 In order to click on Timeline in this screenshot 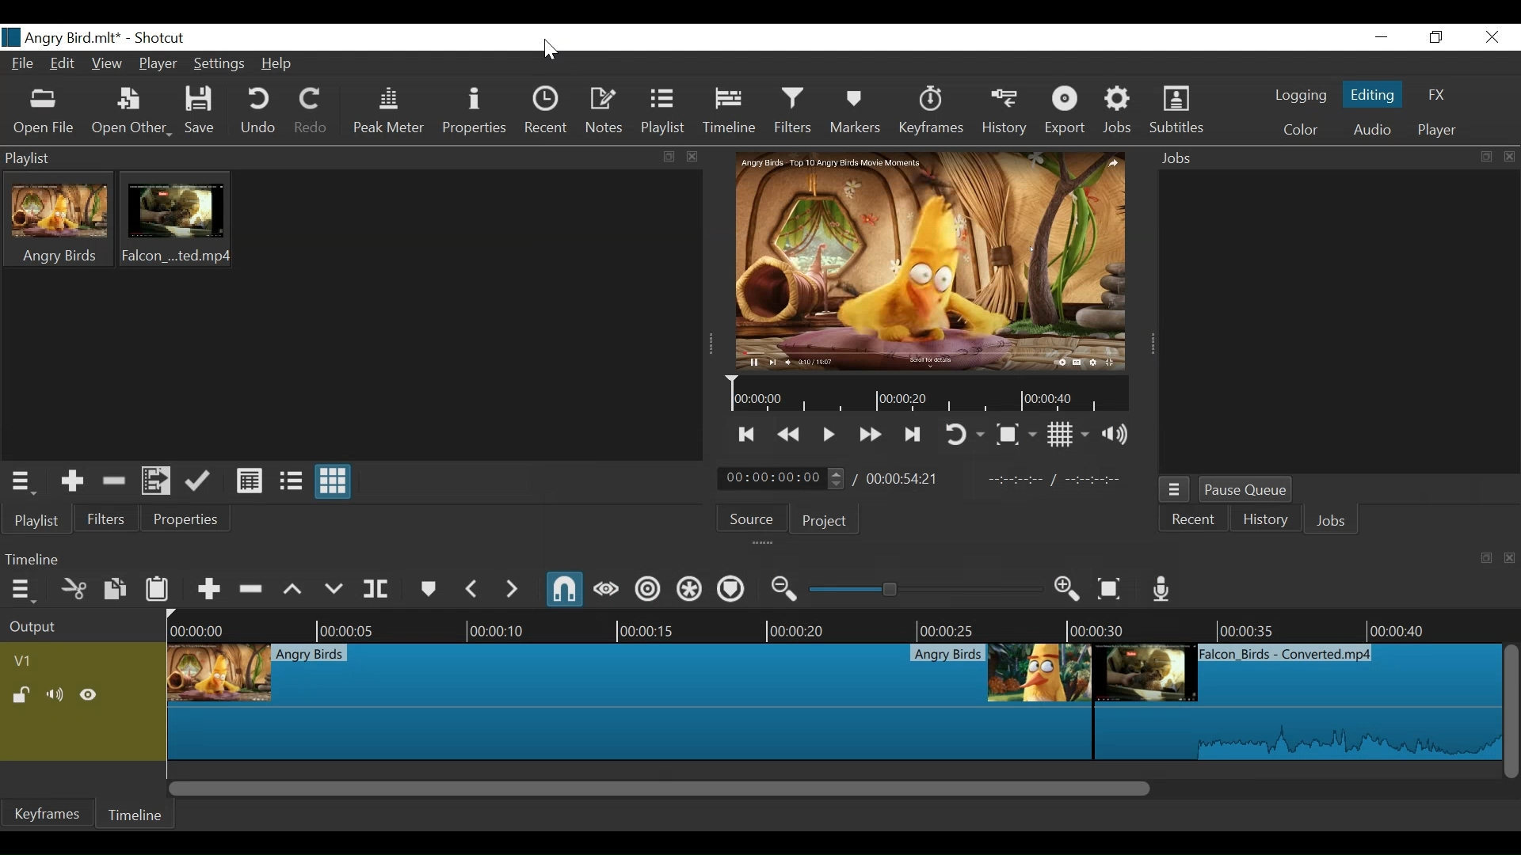, I will do `click(730, 111)`.